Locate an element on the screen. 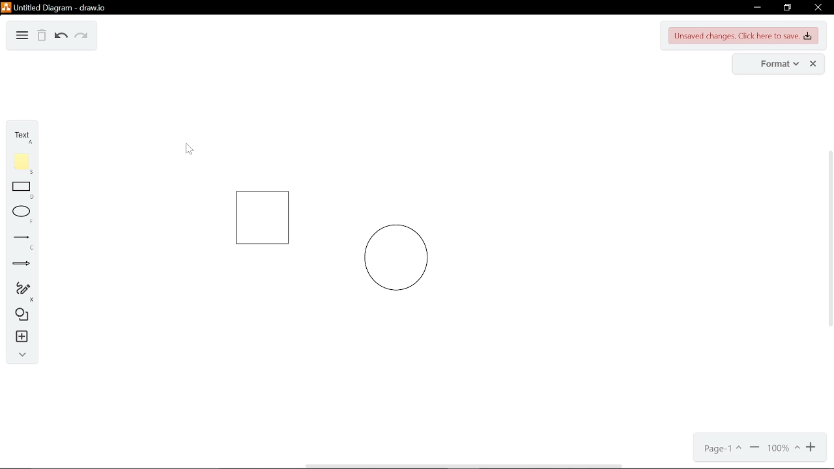  logo is located at coordinates (6, 7).